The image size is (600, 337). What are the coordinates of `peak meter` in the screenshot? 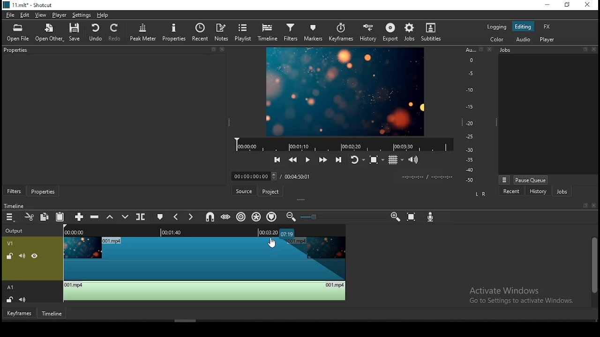 It's located at (142, 32).